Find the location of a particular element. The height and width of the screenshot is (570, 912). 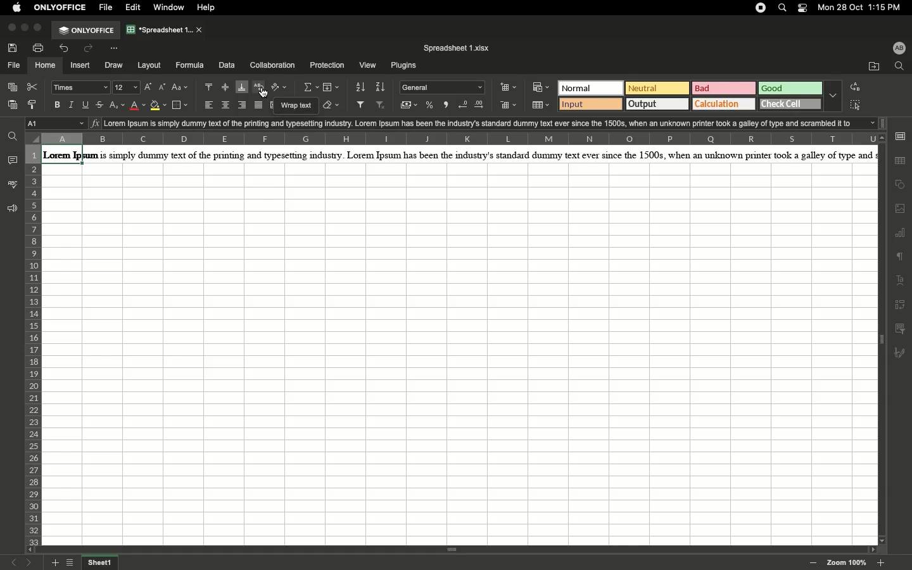

Sort descending  is located at coordinates (382, 87).